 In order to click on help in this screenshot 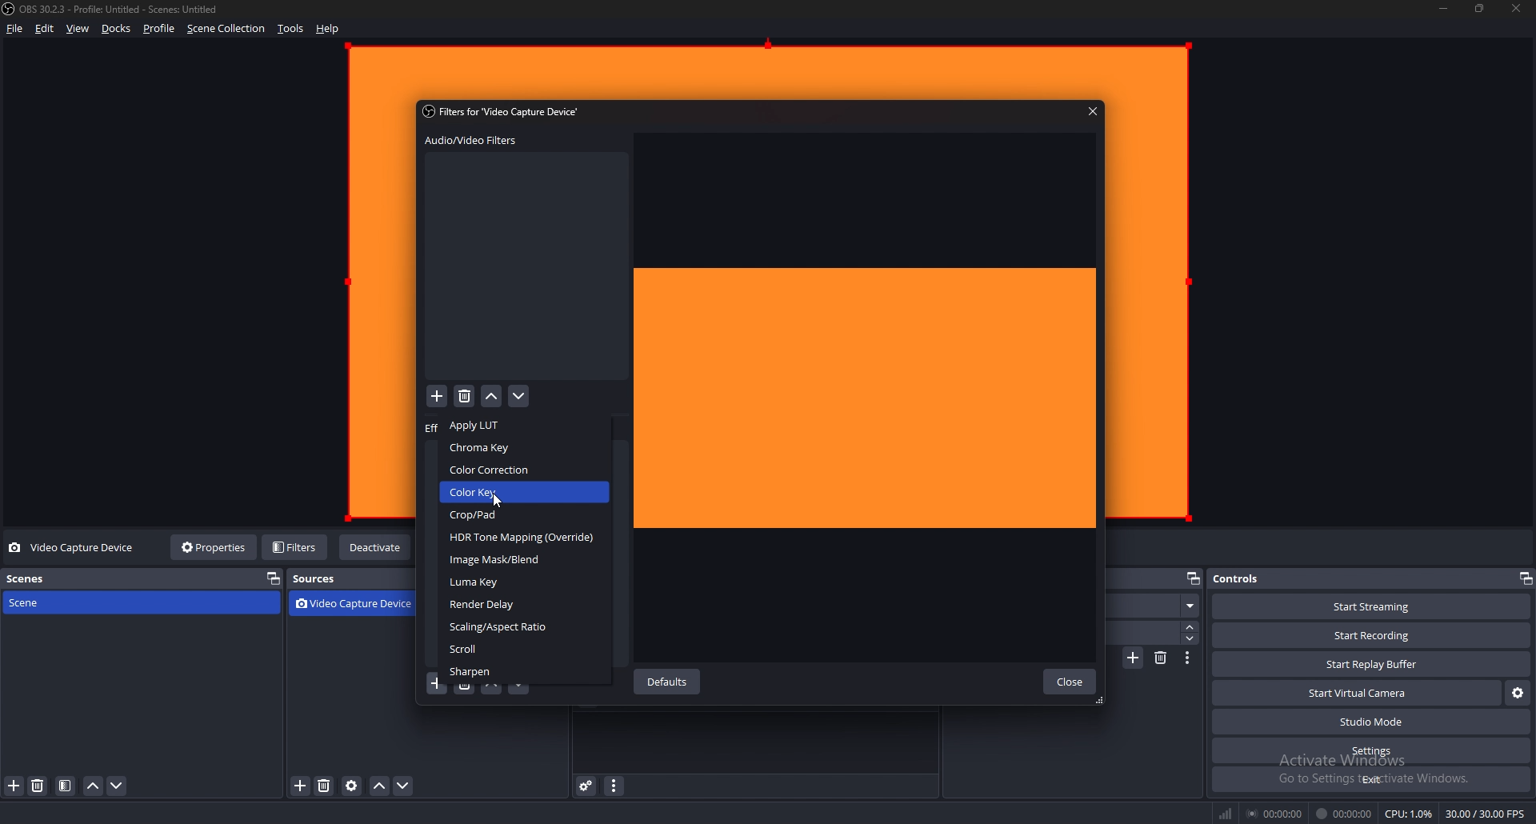, I will do `click(328, 29)`.